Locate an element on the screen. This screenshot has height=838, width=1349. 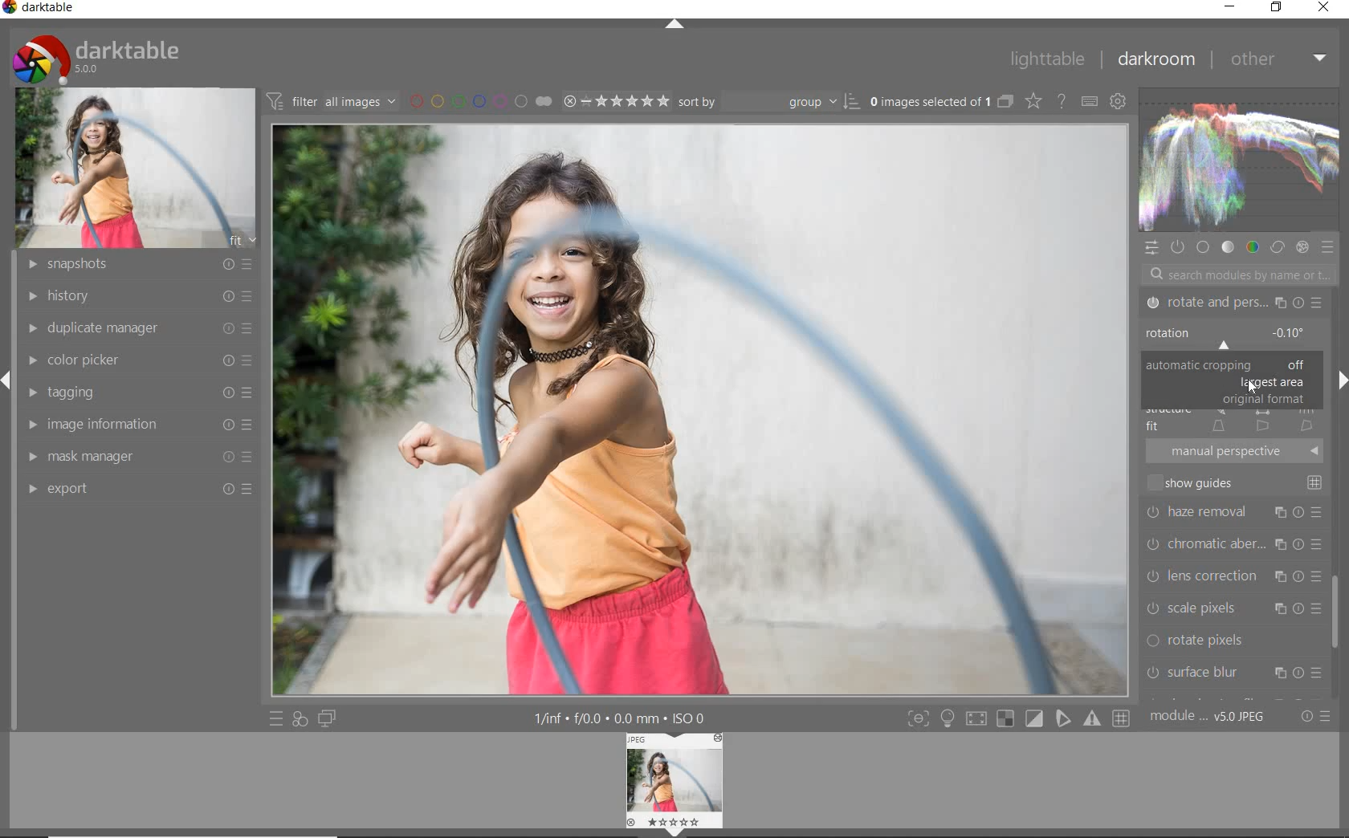
search modules is located at coordinates (1233, 276).